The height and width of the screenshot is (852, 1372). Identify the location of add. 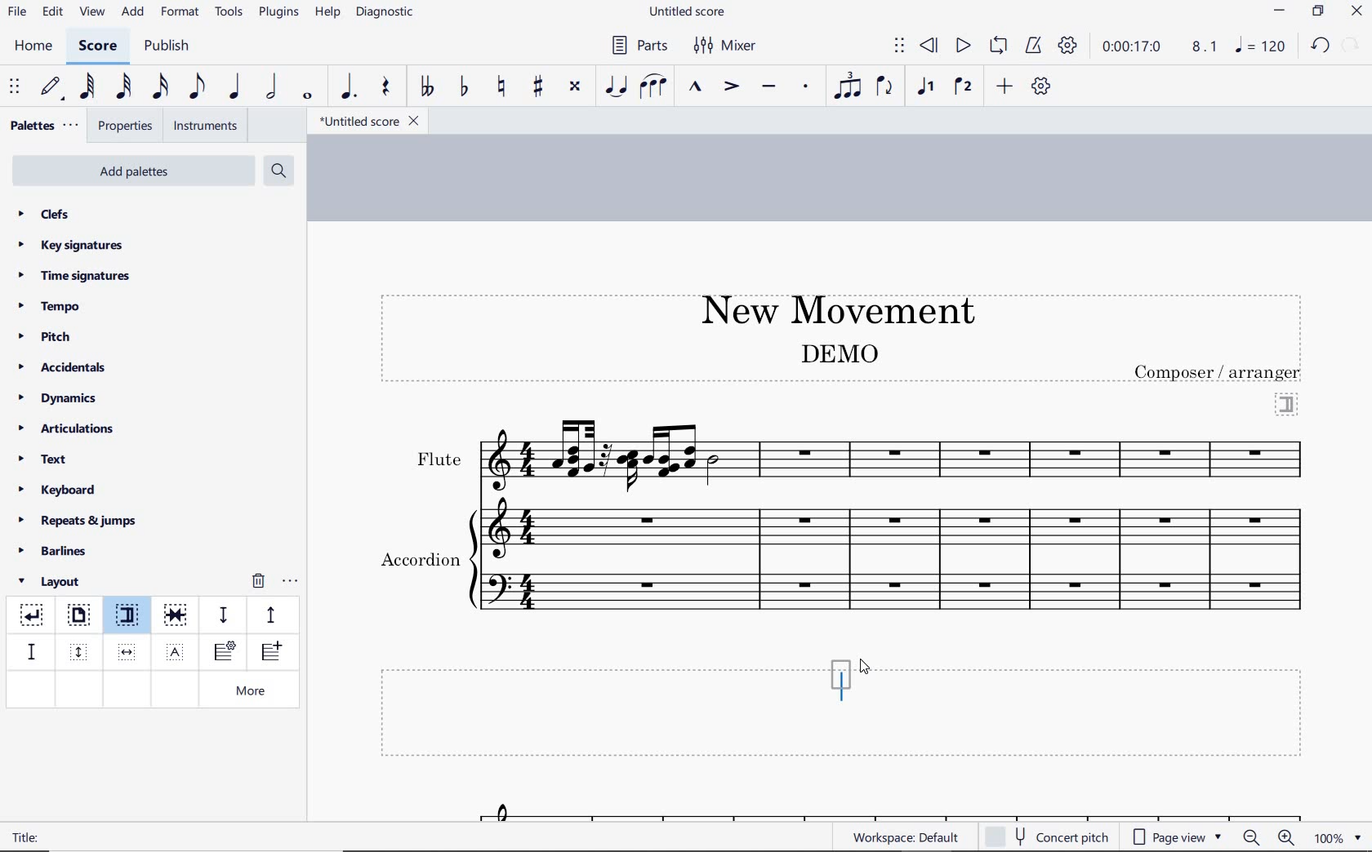
(1007, 86).